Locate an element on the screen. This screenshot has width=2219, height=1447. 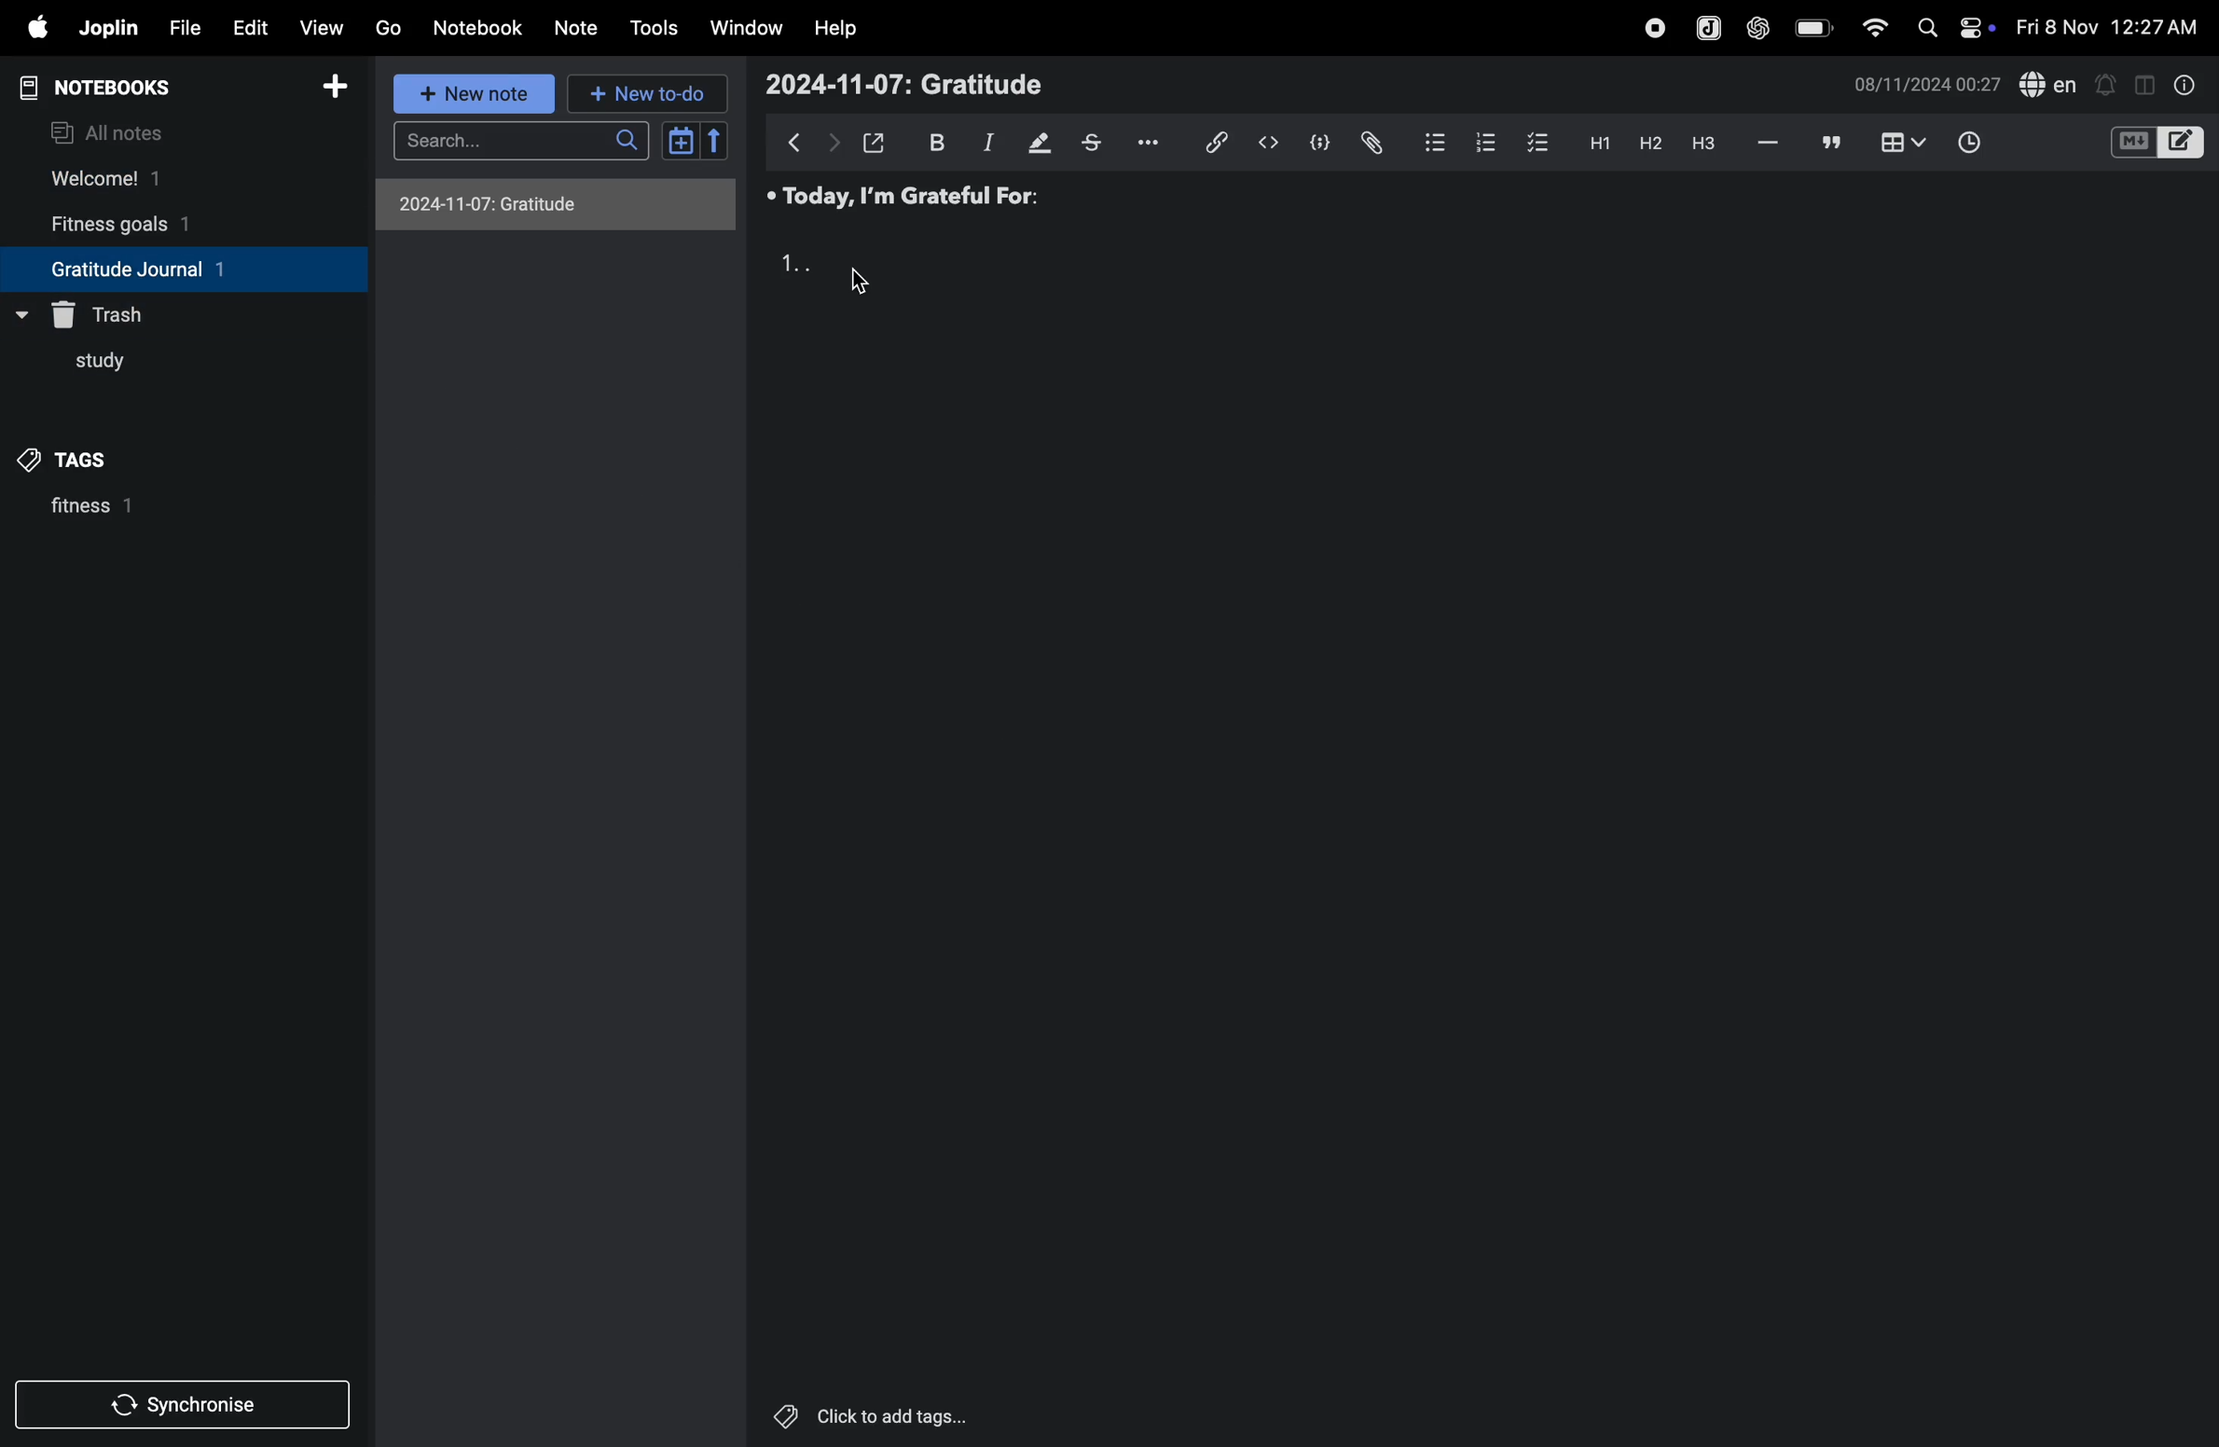
Fri 8 Nov 12:27 AM is located at coordinates (2109, 25).